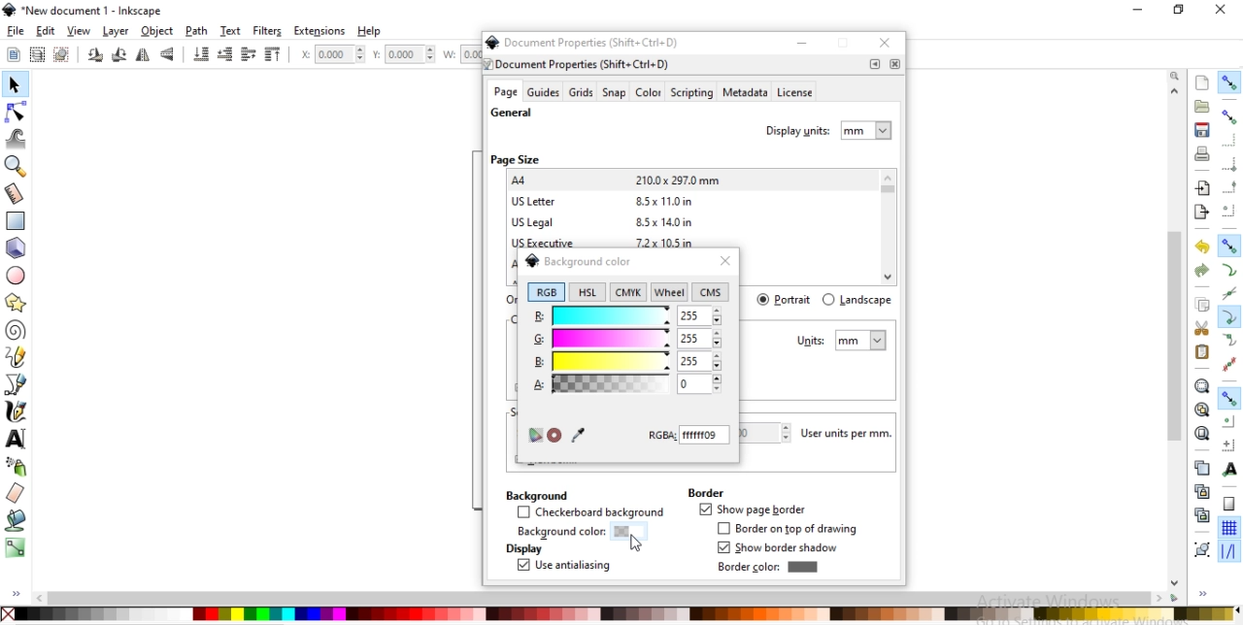 This screenshot has height=625, width=1243. I want to click on color, so click(648, 94).